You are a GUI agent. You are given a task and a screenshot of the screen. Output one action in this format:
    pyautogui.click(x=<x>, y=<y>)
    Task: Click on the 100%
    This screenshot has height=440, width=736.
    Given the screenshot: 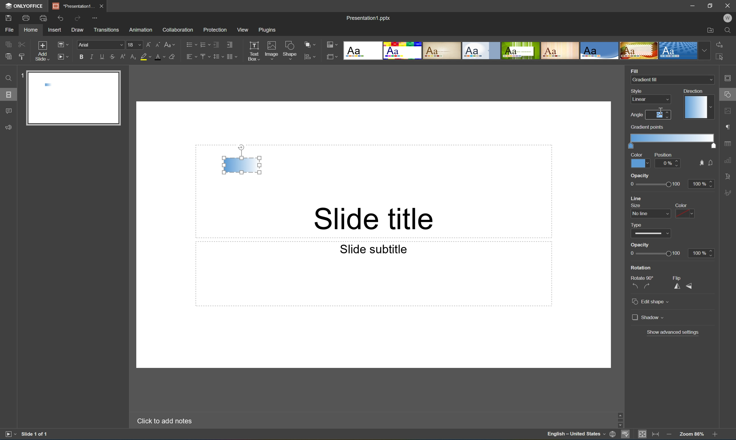 What is the action you would take?
    pyautogui.click(x=701, y=184)
    